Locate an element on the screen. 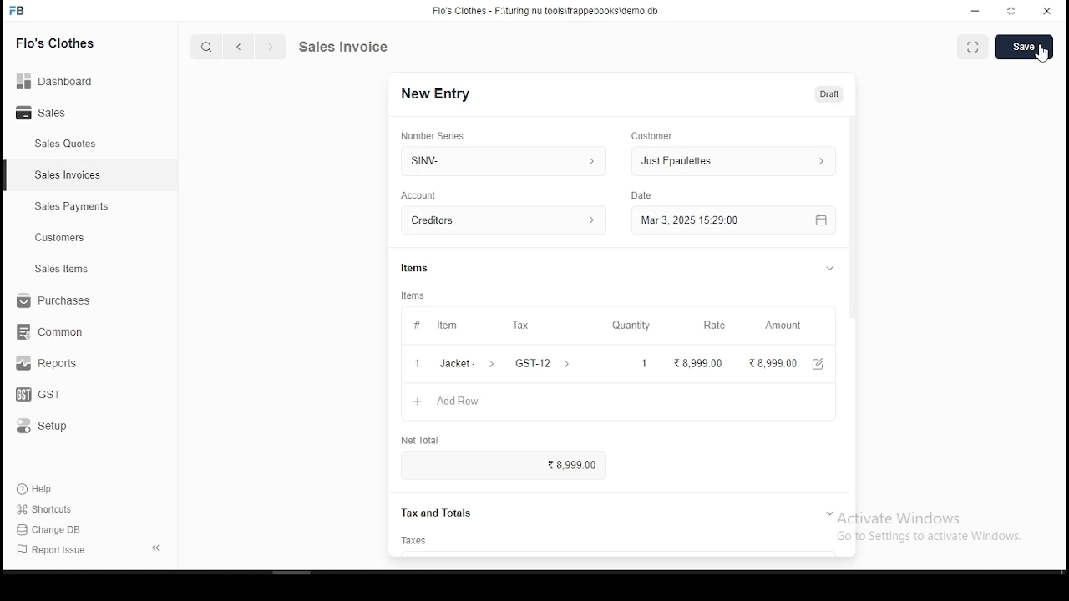  taxes is located at coordinates (419, 538).